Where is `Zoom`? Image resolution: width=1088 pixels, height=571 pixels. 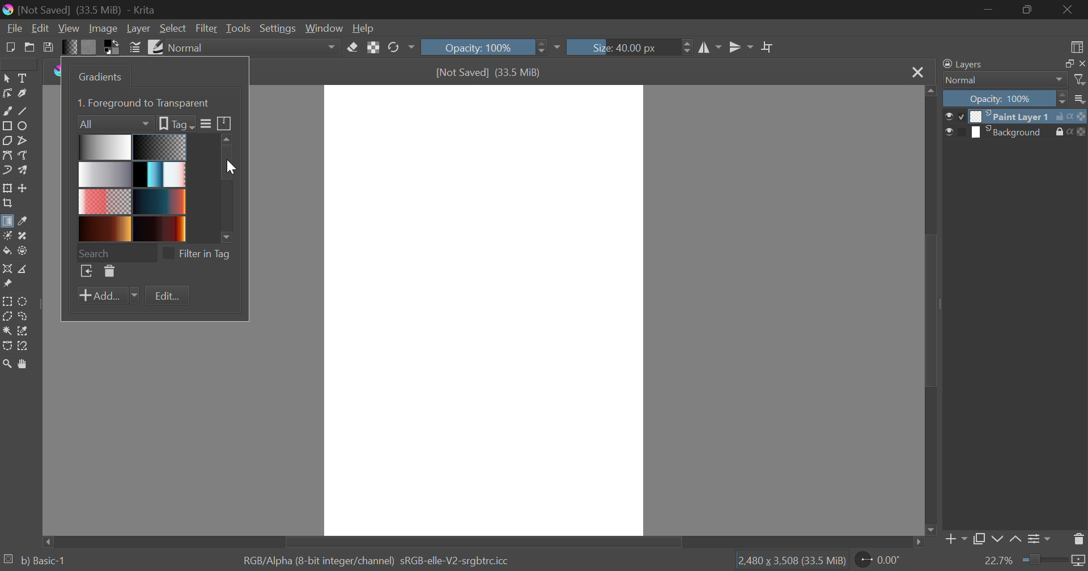
Zoom is located at coordinates (7, 364).